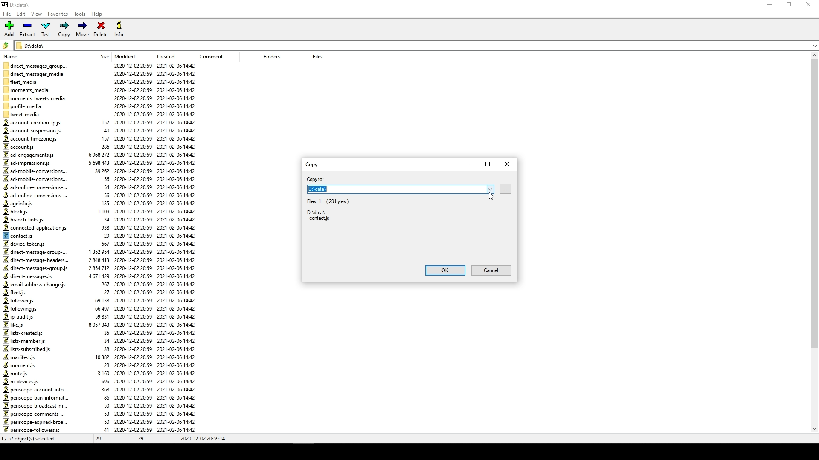 This screenshot has width=819, height=460. I want to click on direct_messages_media, so click(37, 74).